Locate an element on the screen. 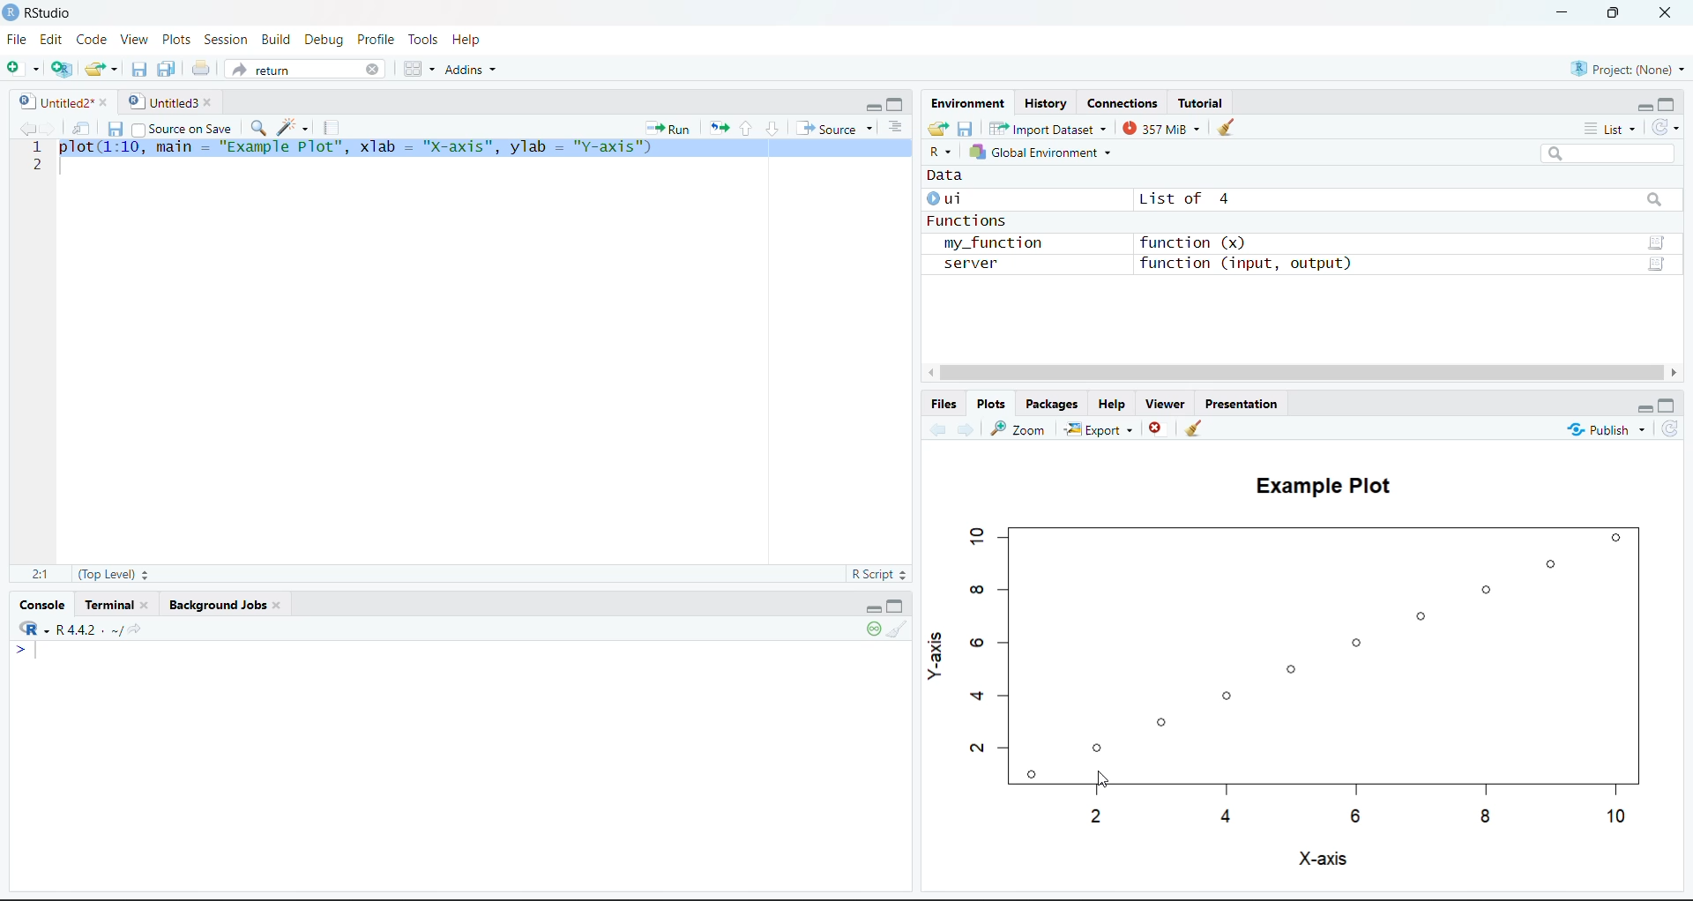 The image size is (1693, 901). 357kib used by R session (Source: Windows System) is located at coordinates (1162, 128).